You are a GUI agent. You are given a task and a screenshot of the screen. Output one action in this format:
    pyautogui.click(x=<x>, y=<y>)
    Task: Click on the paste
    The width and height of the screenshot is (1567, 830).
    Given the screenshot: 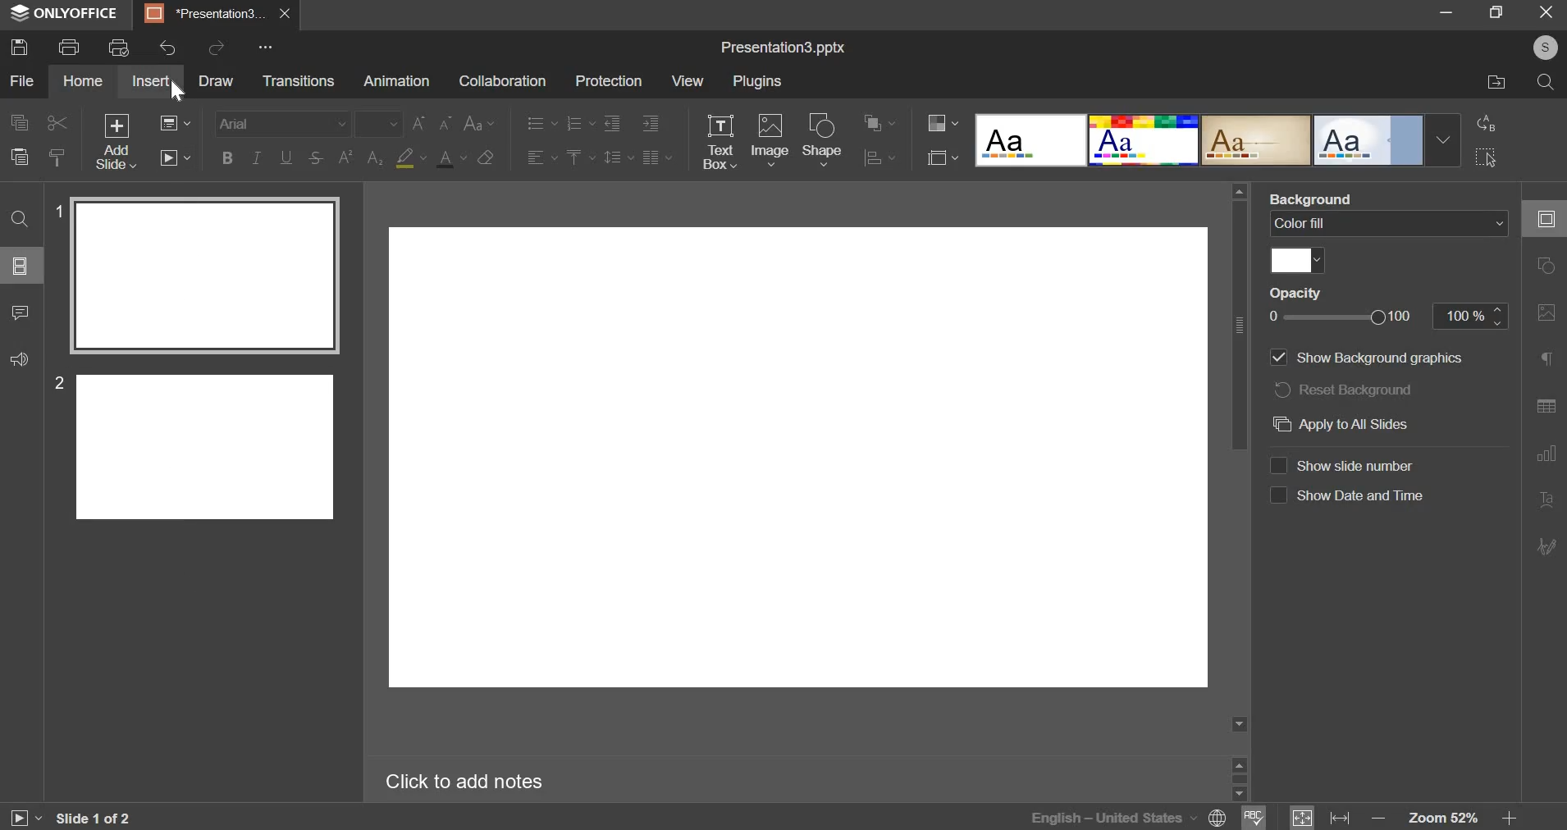 What is the action you would take?
    pyautogui.click(x=58, y=156)
    